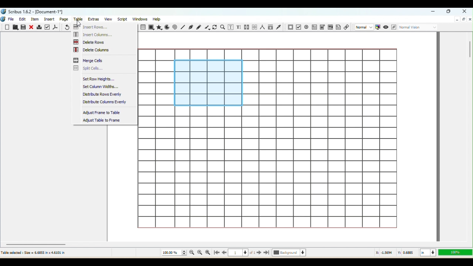  I want to click on Item, so click(36, 19).